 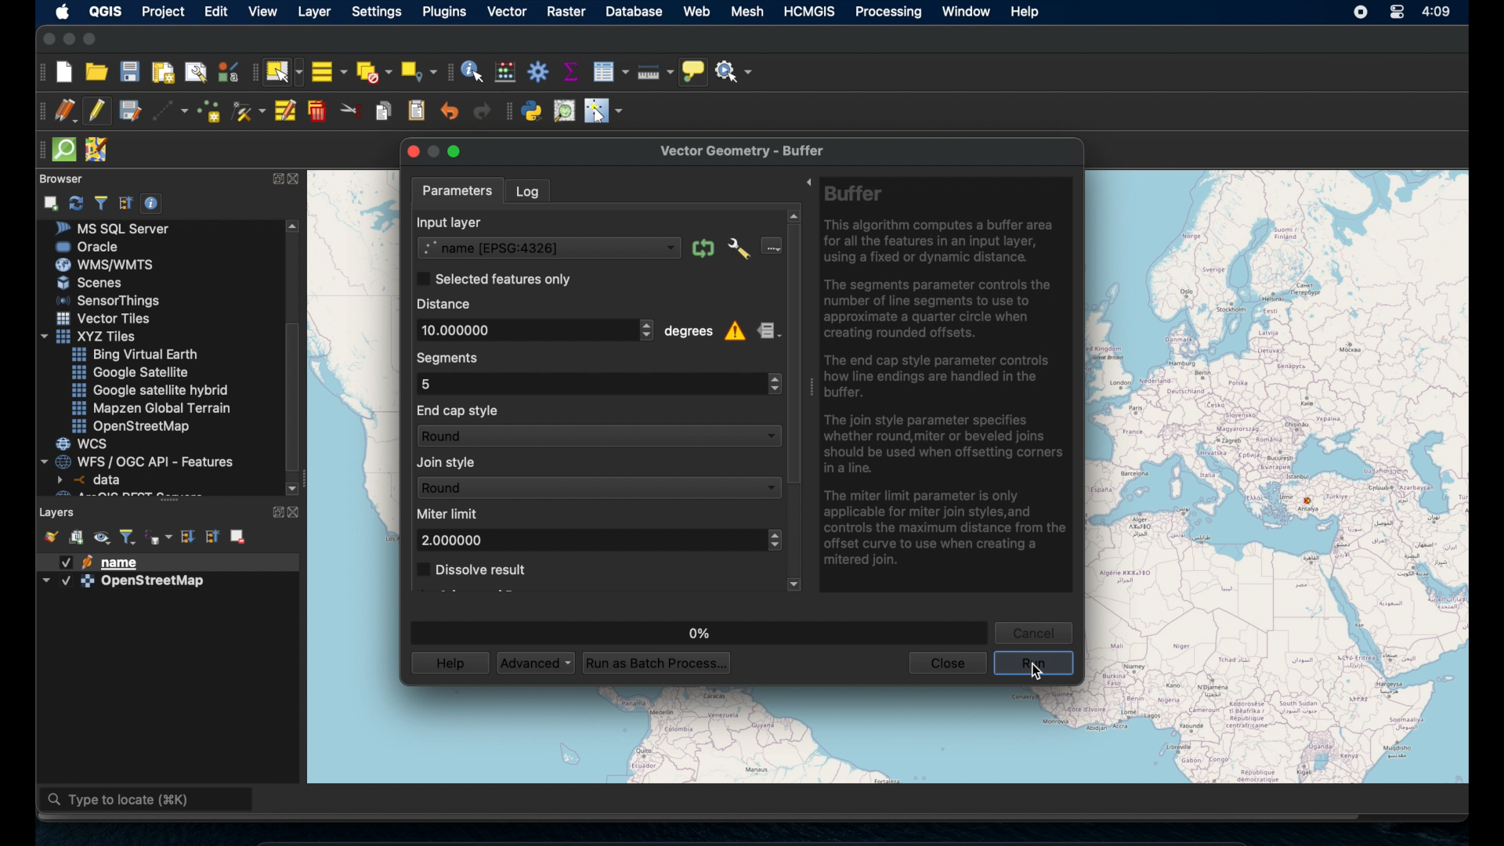 What do you see at coordinates (946, 663) in the screenshot?
I see `close` at bounding box center [946, 663].